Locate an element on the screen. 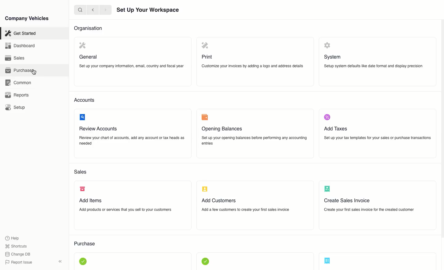  Shortcuts is located at coordinates (16, 247).